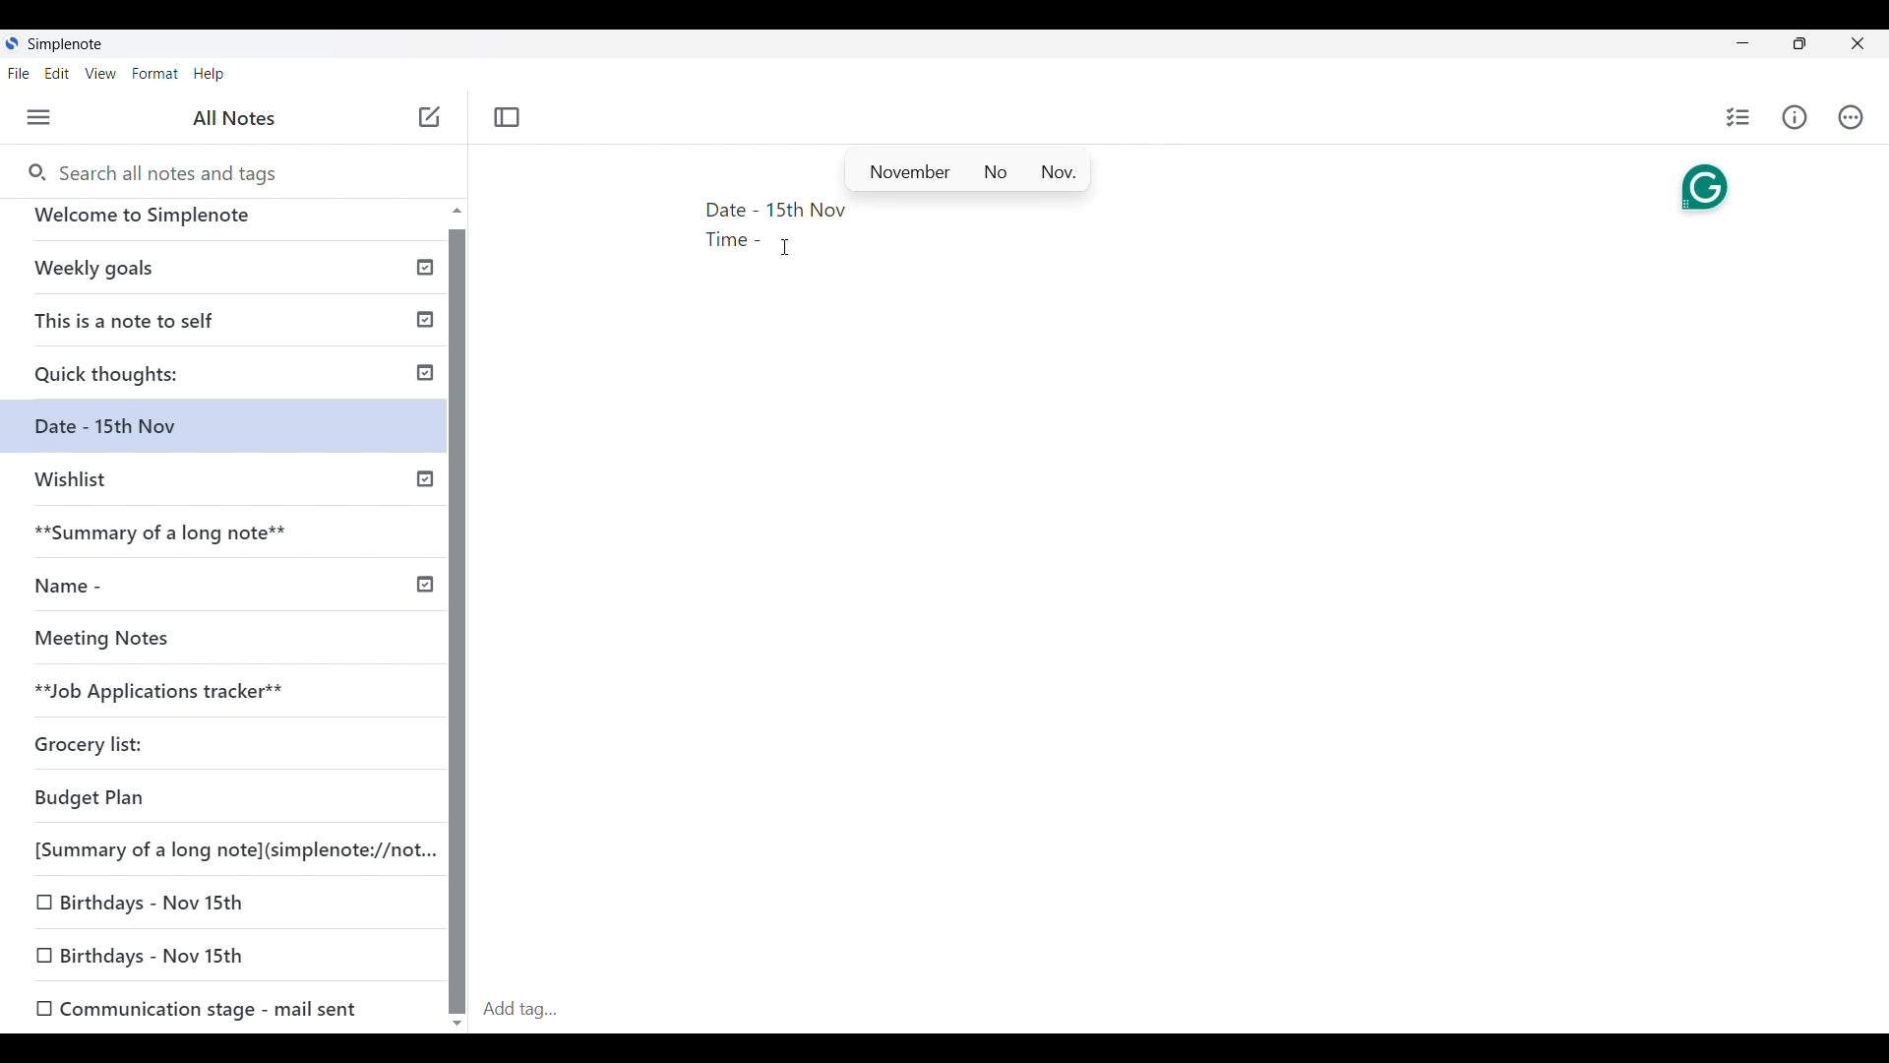 This screenshot has height=1063, width=1889. I want to click on View menu, so click(101, 73).